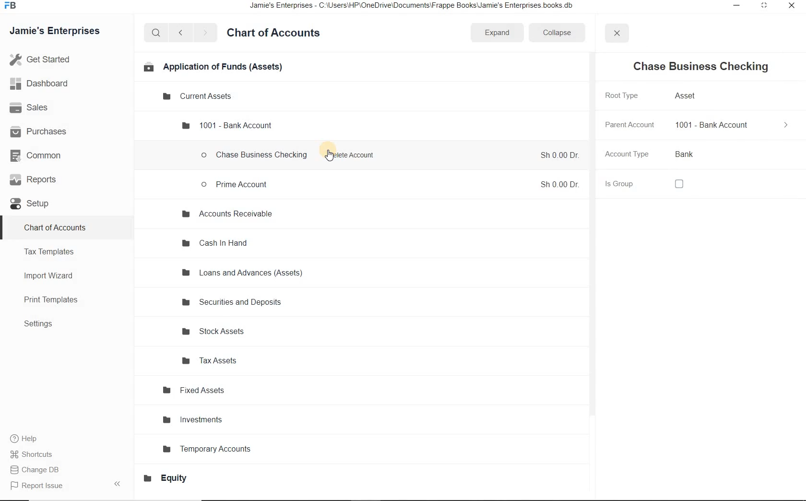  What do you see at coordinates (56, 300) in the screenshot?
I see `Print Templates` at bounding box center [56, 300].